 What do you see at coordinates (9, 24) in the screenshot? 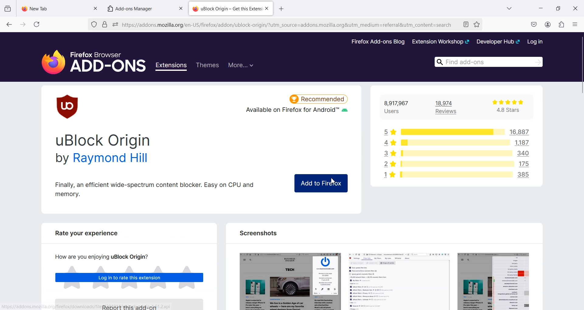
I see `Go back to one page` at bounding box center [9, 24].